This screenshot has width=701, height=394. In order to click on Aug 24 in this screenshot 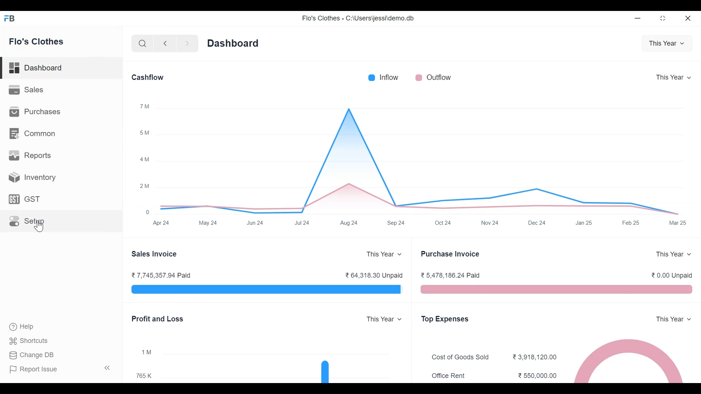, I will do `click(352, 224)`.